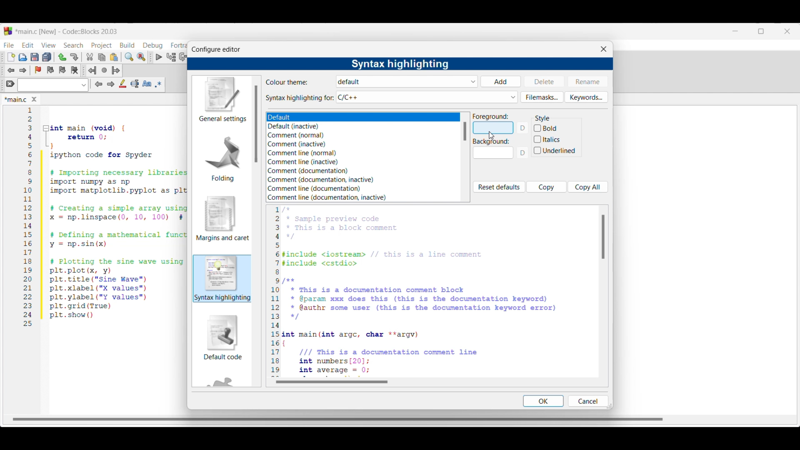 The width and height of the screenshot is (800, 450). What do you see at coordinates (116, 70) in the screenshot?
I see `Jump forward` at bounding box center [116, 70].